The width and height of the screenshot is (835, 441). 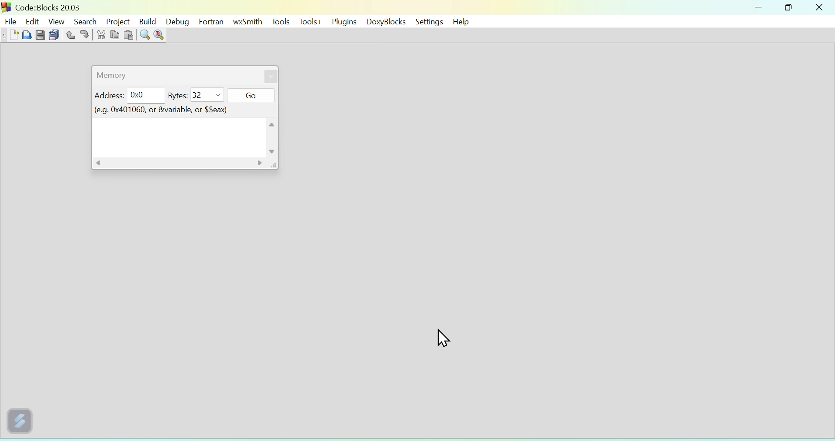 What do you see at coordinates (179, 95) in the screenshot?
I see `Bytes:` at bounding box center [179, 95].